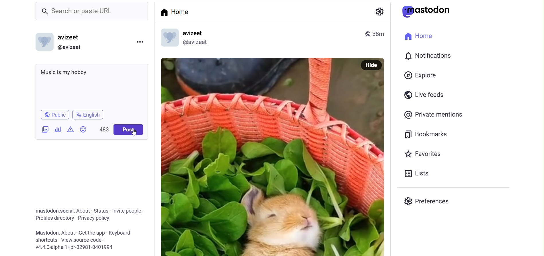 Image resolution: width=544 pixels, height=256 pixels. I want to click on Get the App, so click(92, 233).